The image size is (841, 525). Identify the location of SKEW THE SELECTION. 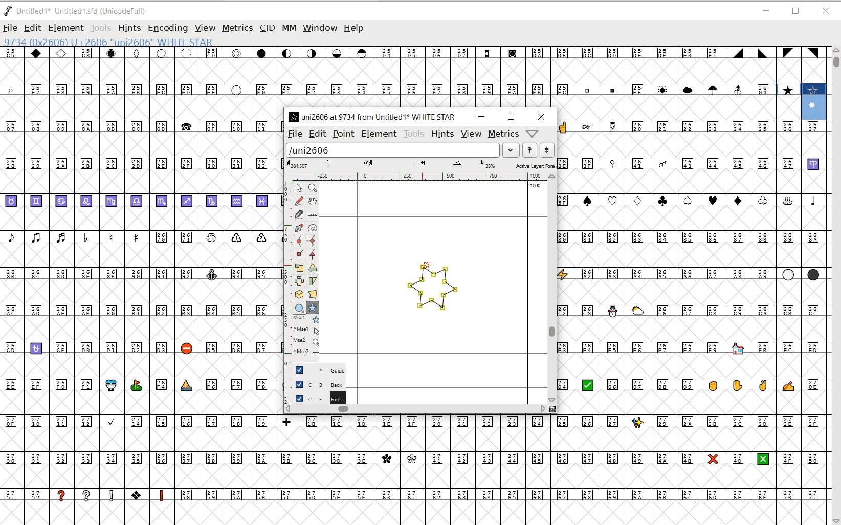
(314, 281).